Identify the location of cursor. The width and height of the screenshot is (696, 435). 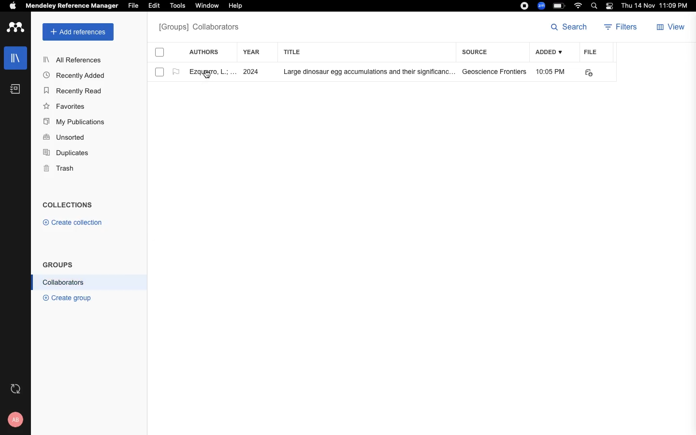
(208, 76).